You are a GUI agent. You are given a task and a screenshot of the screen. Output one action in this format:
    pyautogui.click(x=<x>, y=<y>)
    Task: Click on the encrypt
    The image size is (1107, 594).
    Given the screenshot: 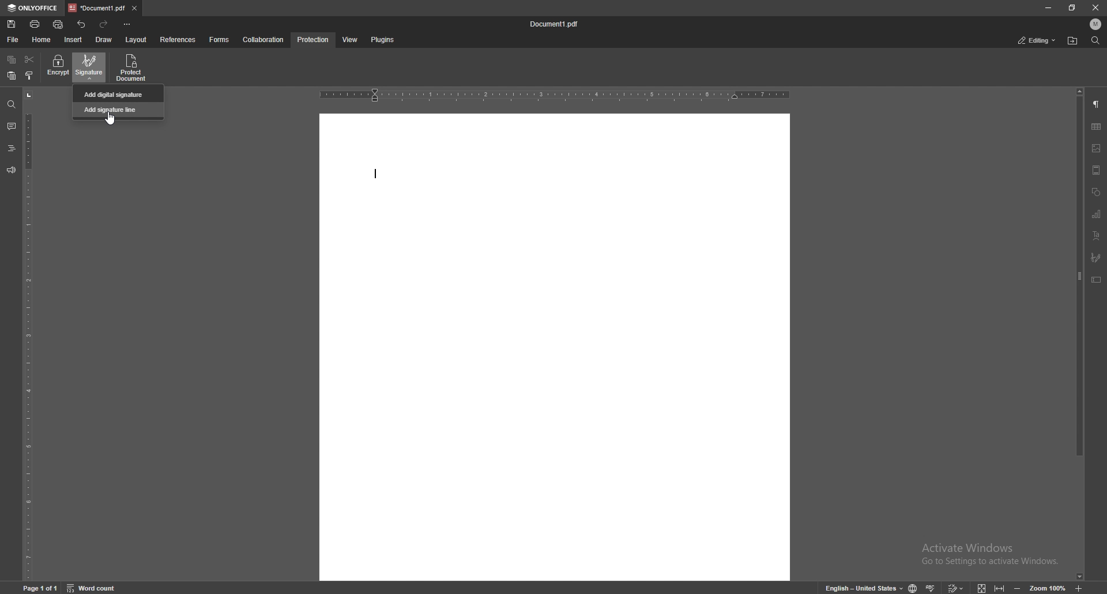 What is the action you would take?
    pyautogui.click(x=58, y=66)
    